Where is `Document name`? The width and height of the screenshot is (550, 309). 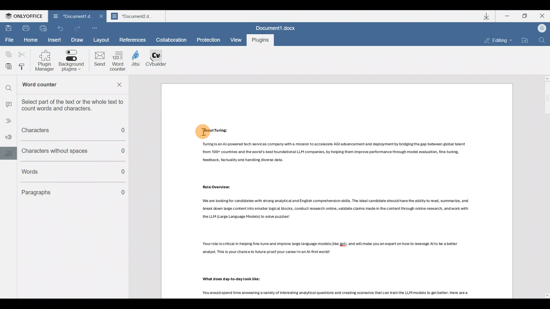 Document name is located at coordinates (137, 16).